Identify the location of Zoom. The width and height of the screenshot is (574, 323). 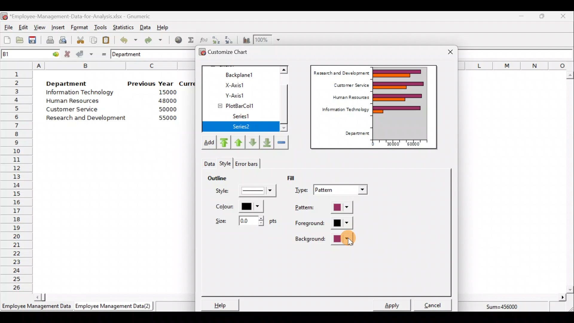
(267, 40).